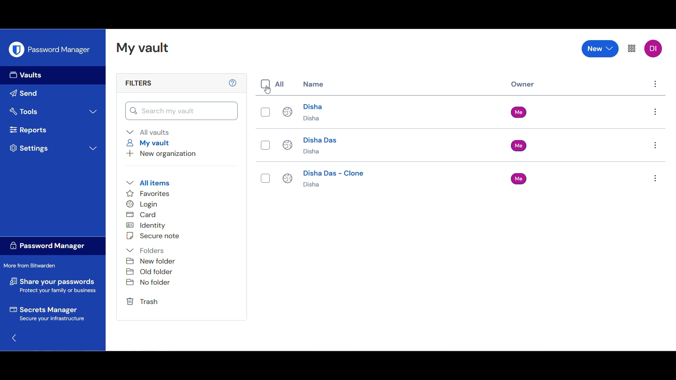 The width and height of the screenshot is (676, 380). Describe the element at coordinates (138, 83) in the screenshot. I see `Filters` at that location.